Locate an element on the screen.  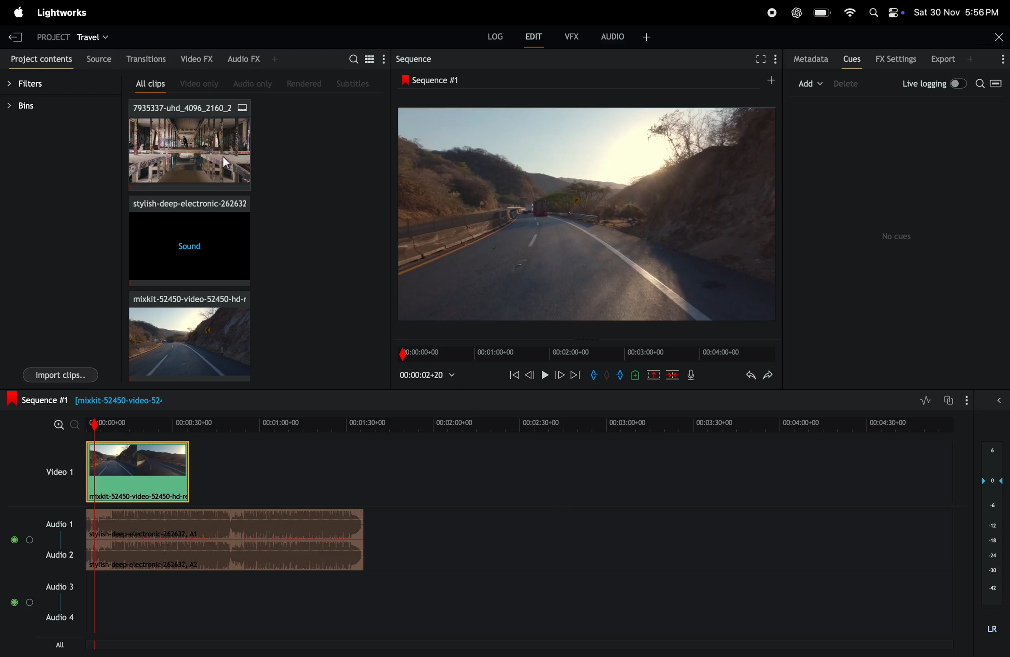
playback time is located at coordinates (431, 375).